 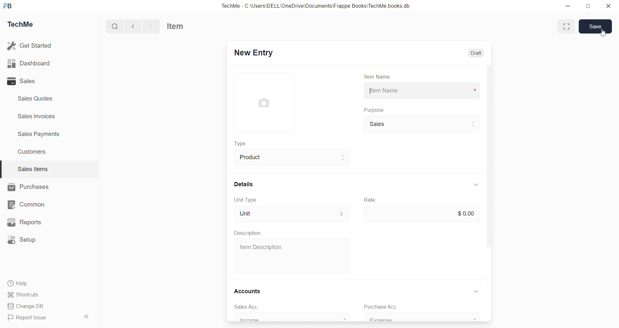 I want to click on Purchases, so click(x=29, y=187).